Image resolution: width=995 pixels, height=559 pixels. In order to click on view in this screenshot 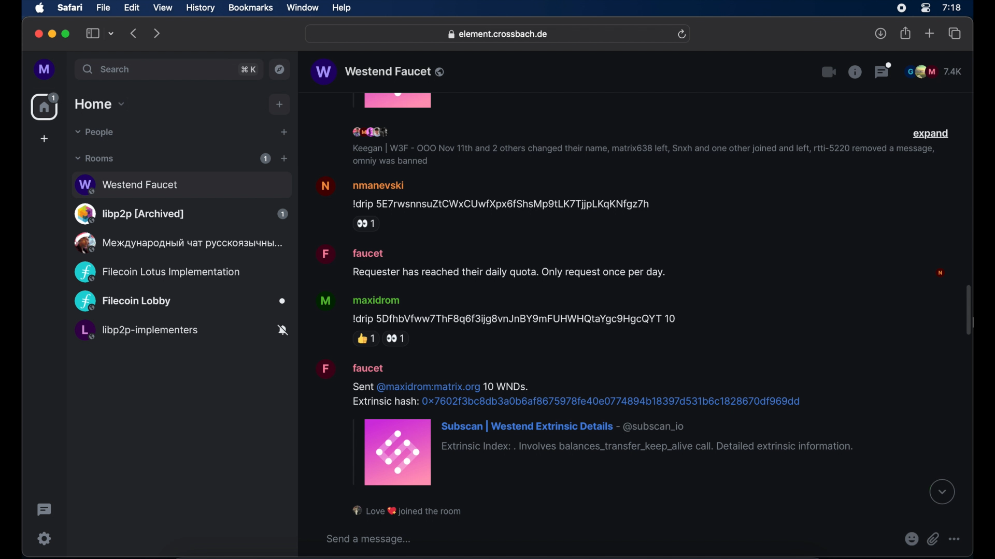, I will do `click(162, 8)`.